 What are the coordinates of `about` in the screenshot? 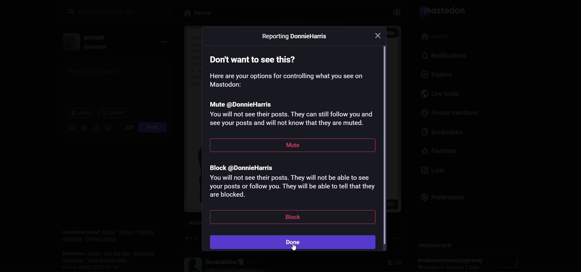 It's located at (92, 253).